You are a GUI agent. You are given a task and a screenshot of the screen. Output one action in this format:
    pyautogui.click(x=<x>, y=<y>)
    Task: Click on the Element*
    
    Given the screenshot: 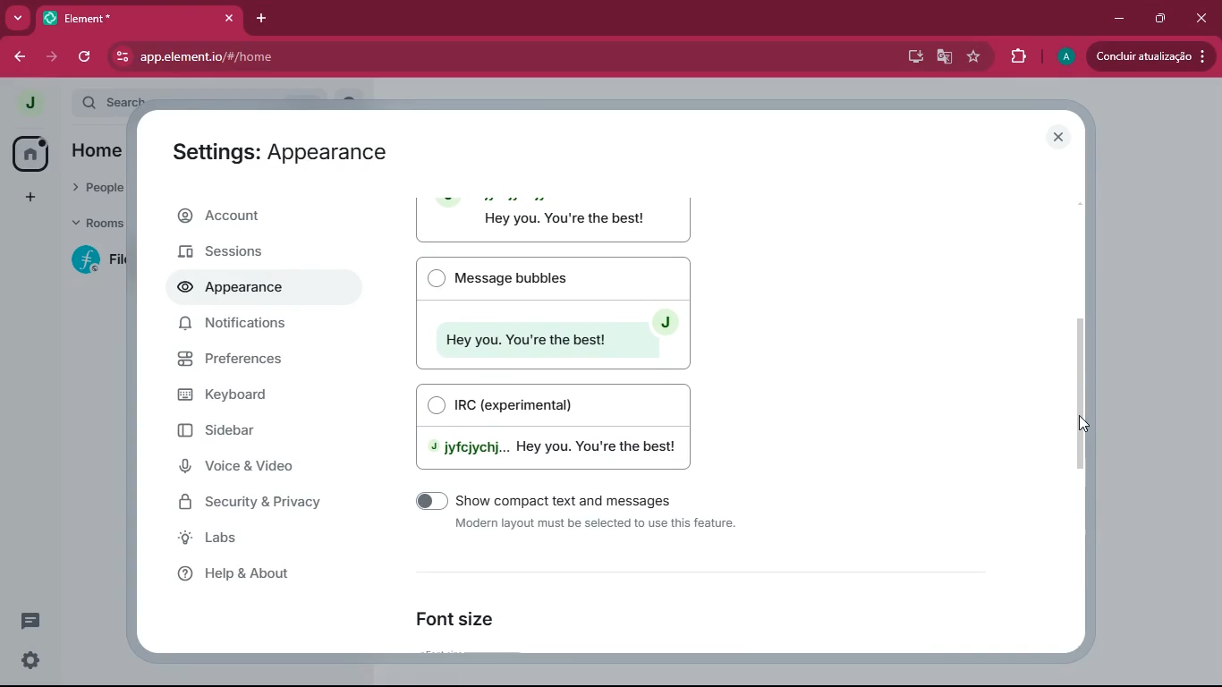 What is the action you would take?
    pyautogui.click(x=125, y=17)
    